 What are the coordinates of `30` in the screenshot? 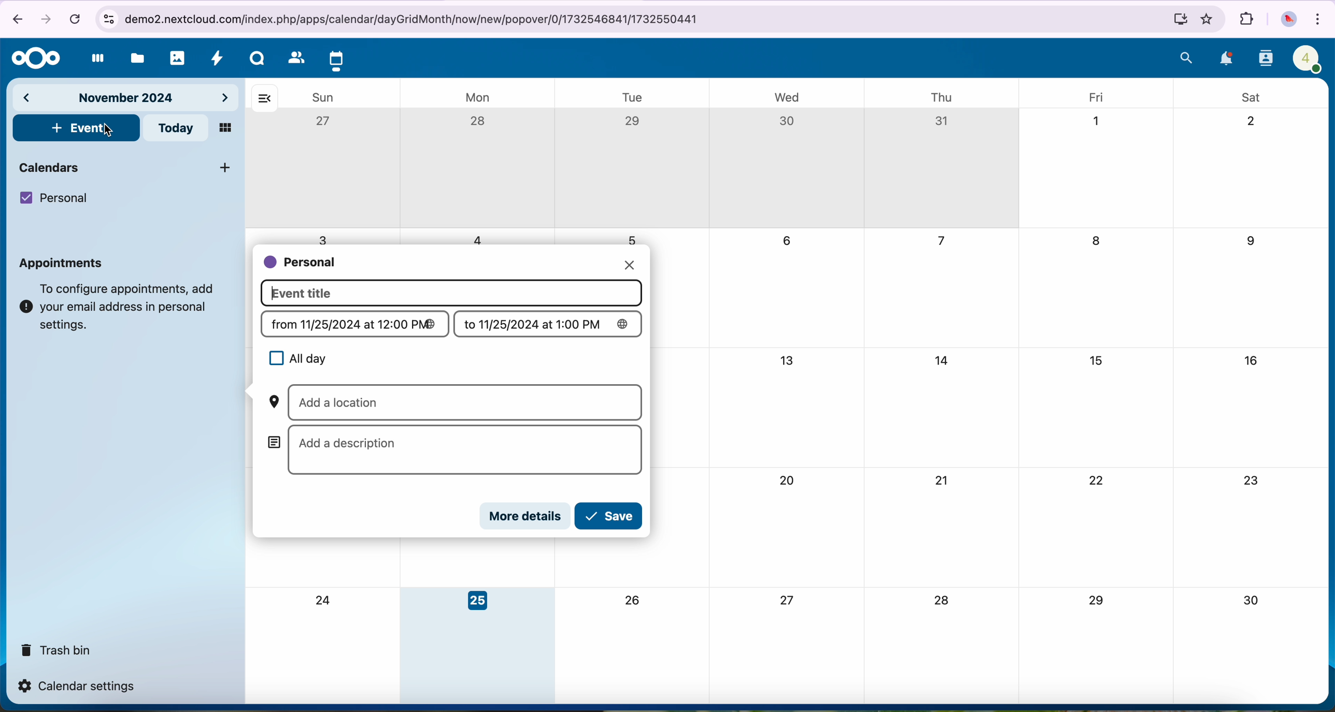 It's located at (1251, 601).